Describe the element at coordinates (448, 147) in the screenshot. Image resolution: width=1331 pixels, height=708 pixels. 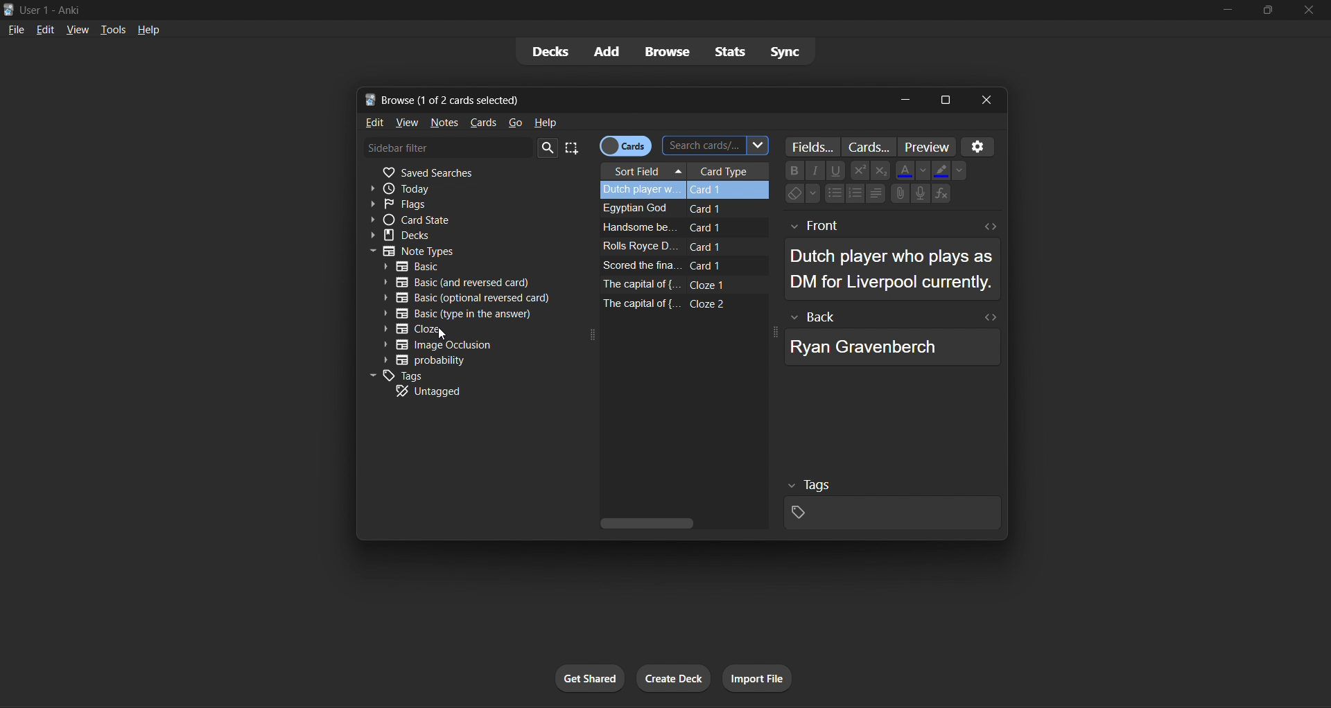
I see `sidebar filter` at that location.